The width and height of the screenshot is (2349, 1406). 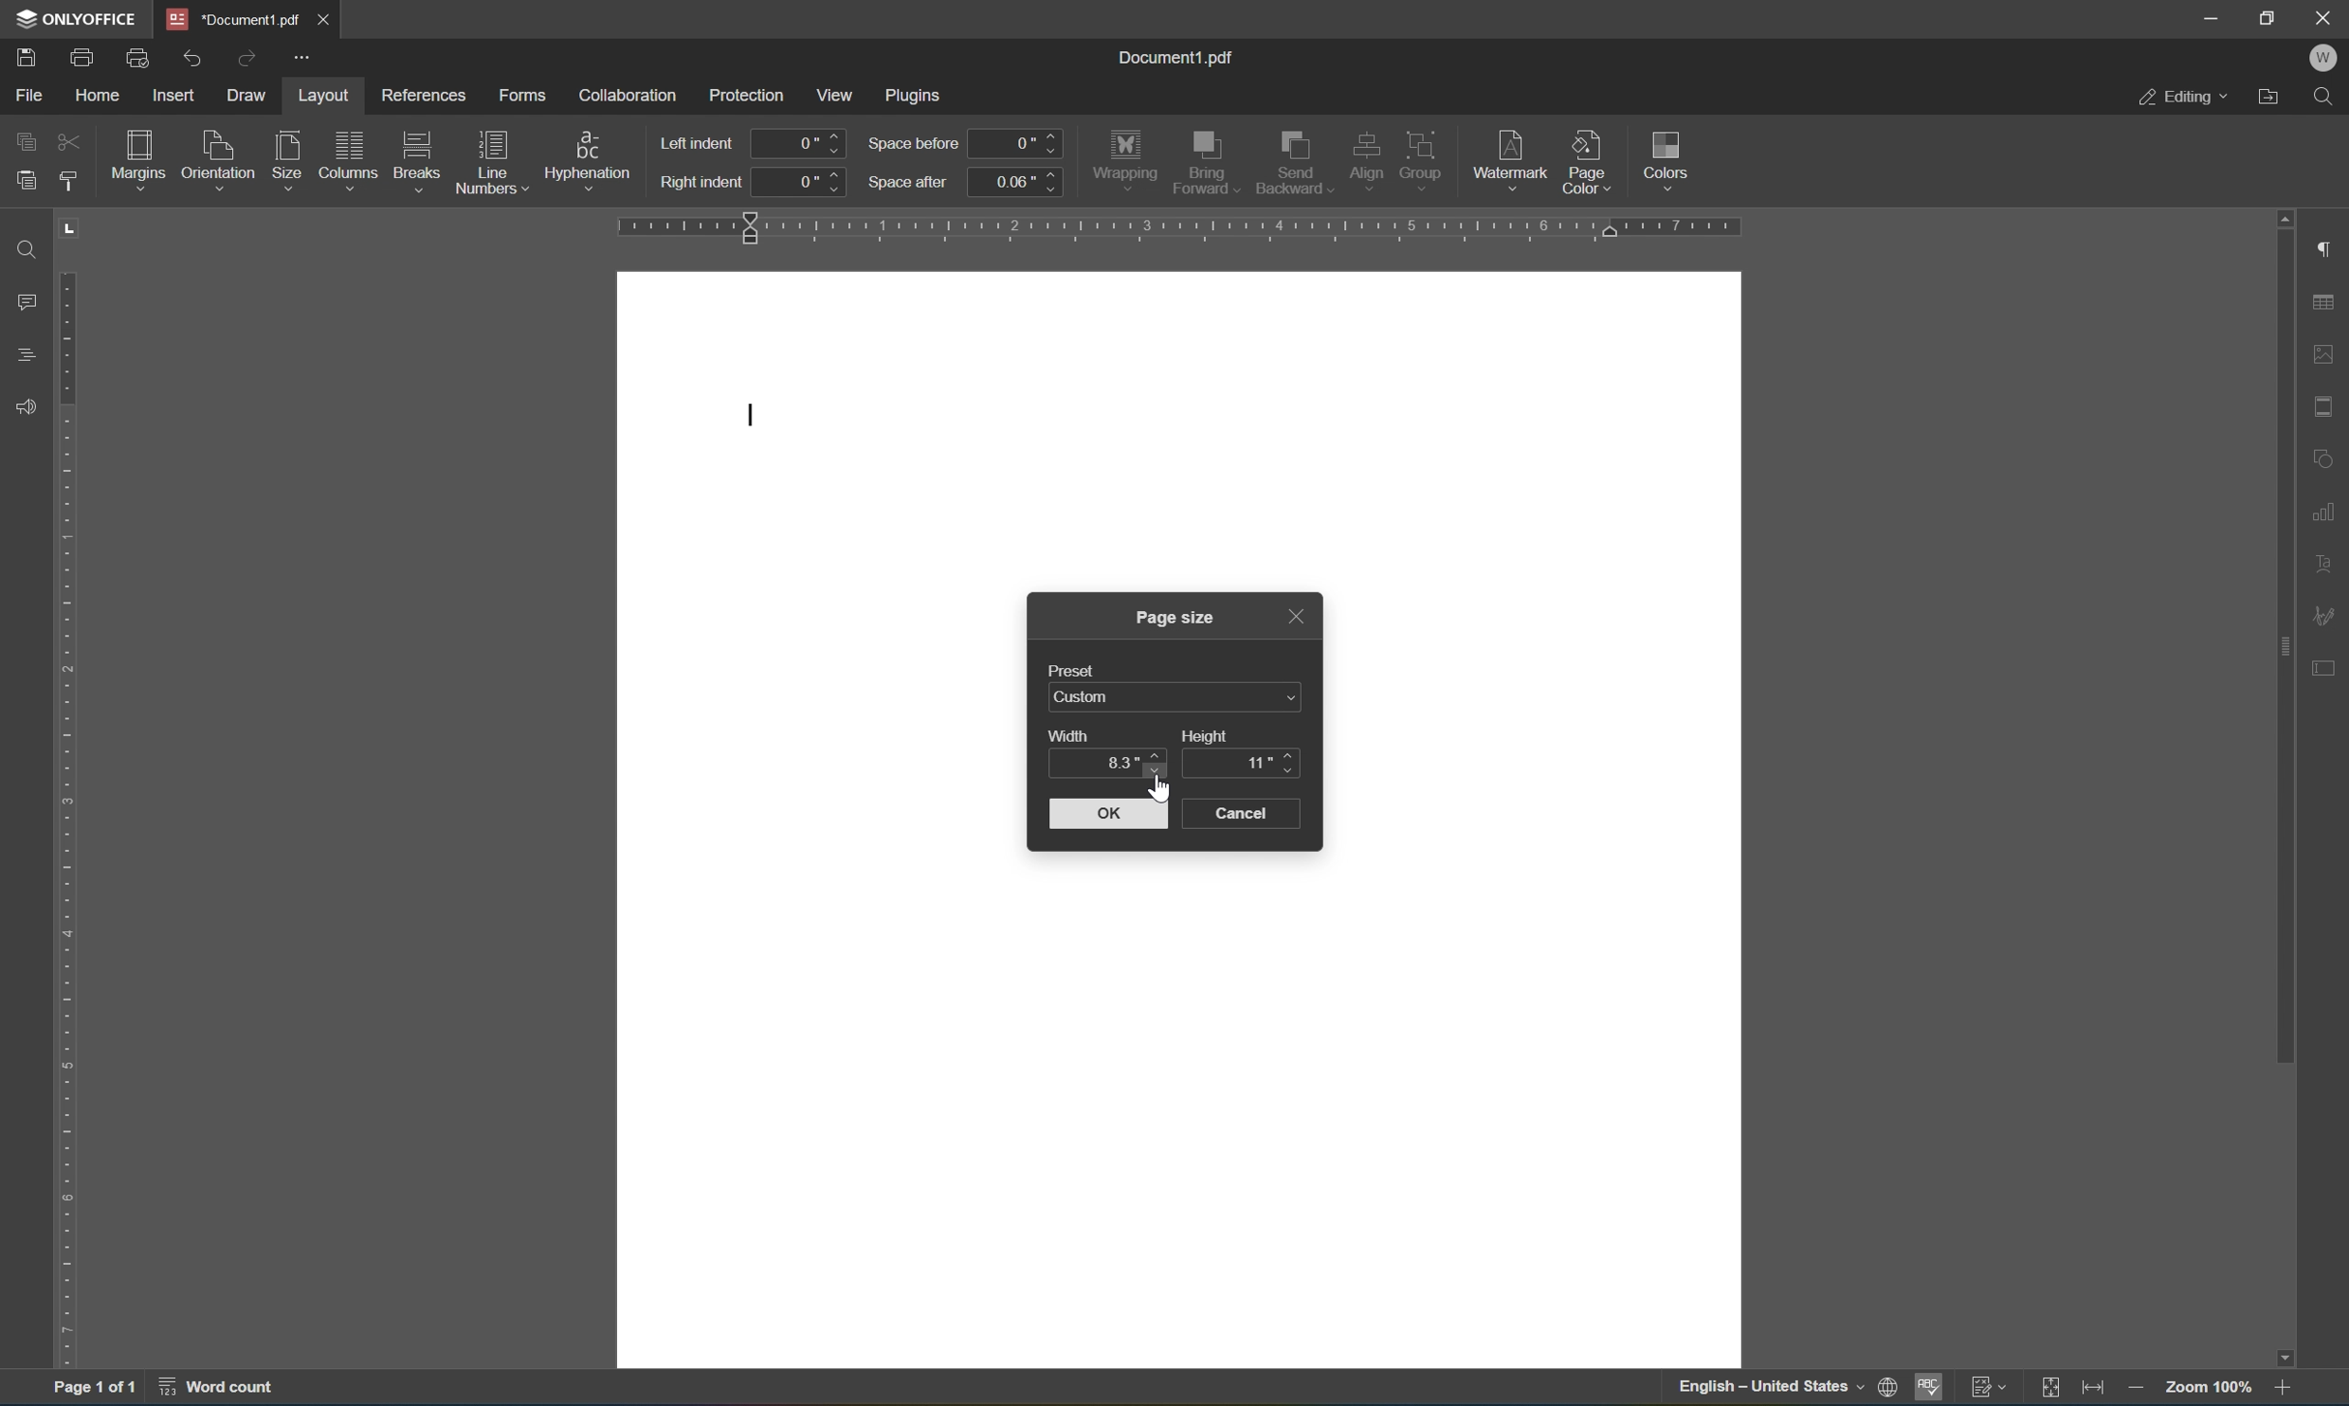 I want to click on columns, so click(x=347, y=151).